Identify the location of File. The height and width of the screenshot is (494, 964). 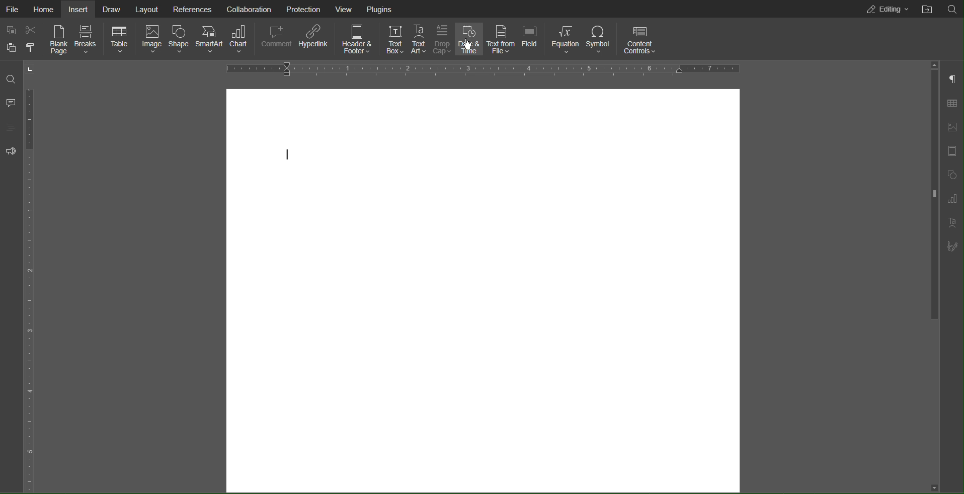
(13, 9).